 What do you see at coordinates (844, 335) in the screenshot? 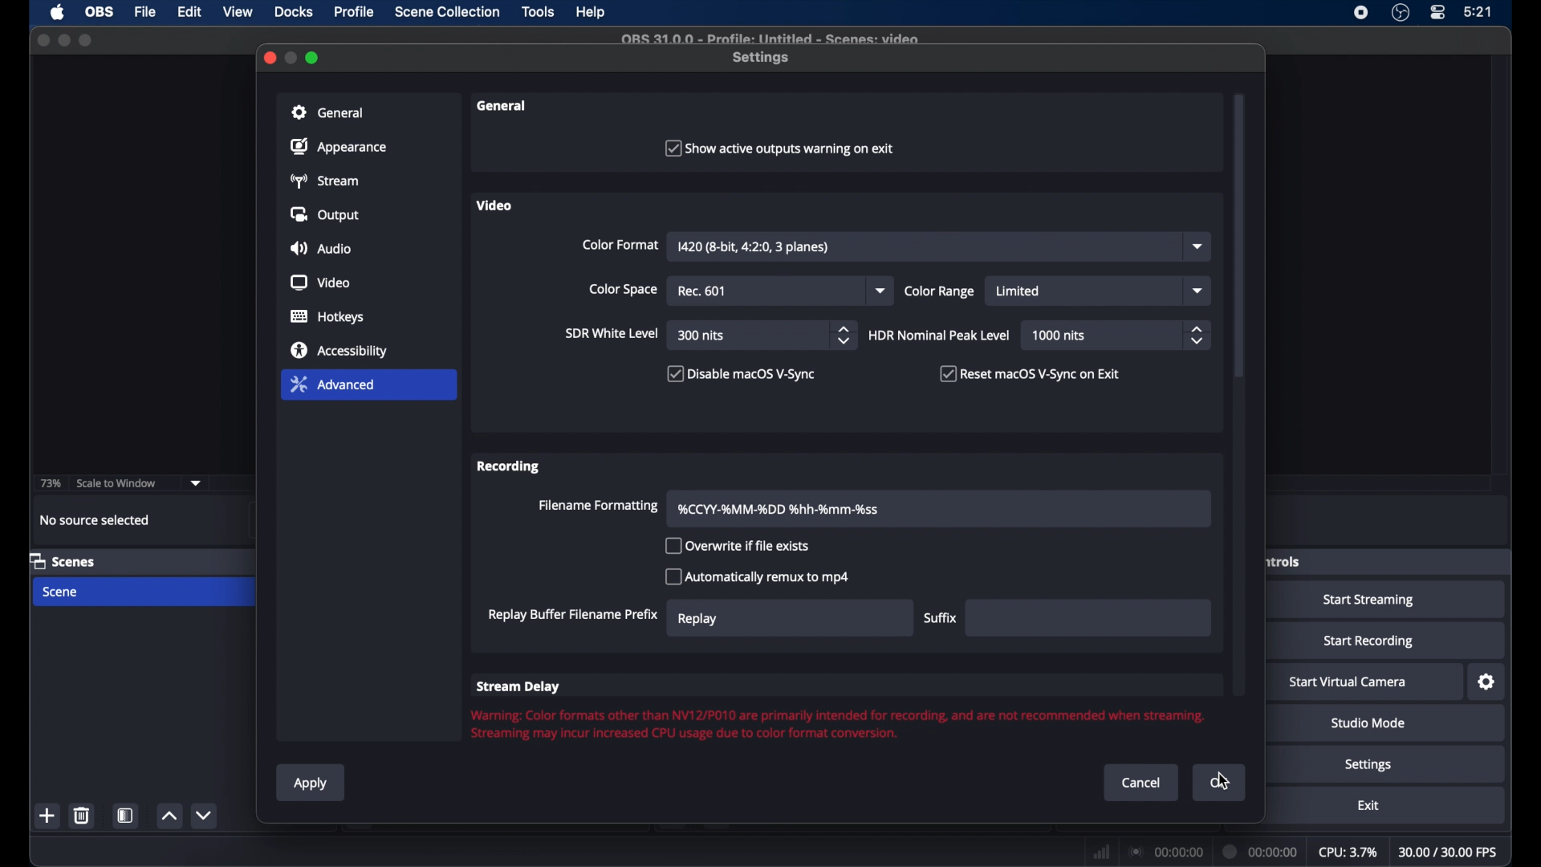
I see `stepper buttons` at bounding box center [844, 335].